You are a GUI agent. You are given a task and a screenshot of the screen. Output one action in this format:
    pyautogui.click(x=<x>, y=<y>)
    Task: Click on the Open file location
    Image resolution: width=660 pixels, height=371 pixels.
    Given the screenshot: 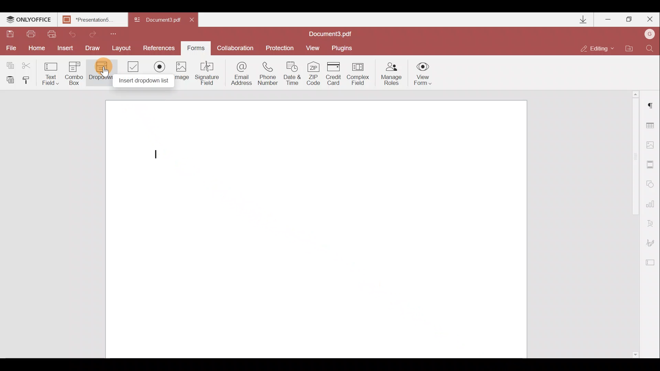 What is the action you would take?
    pyautogui.click(x=629, y=49)
    